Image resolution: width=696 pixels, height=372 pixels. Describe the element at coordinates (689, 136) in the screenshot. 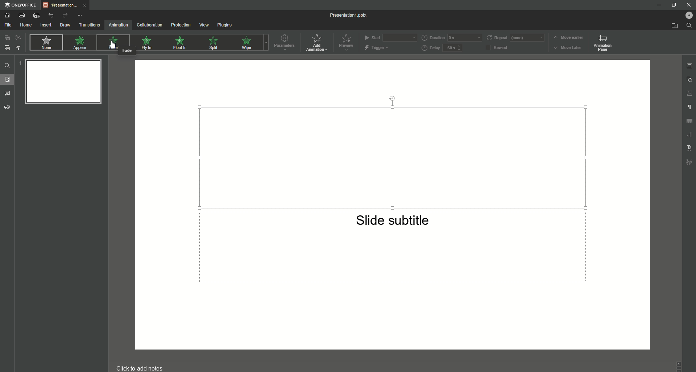

I see `Chart Settings` at that location.